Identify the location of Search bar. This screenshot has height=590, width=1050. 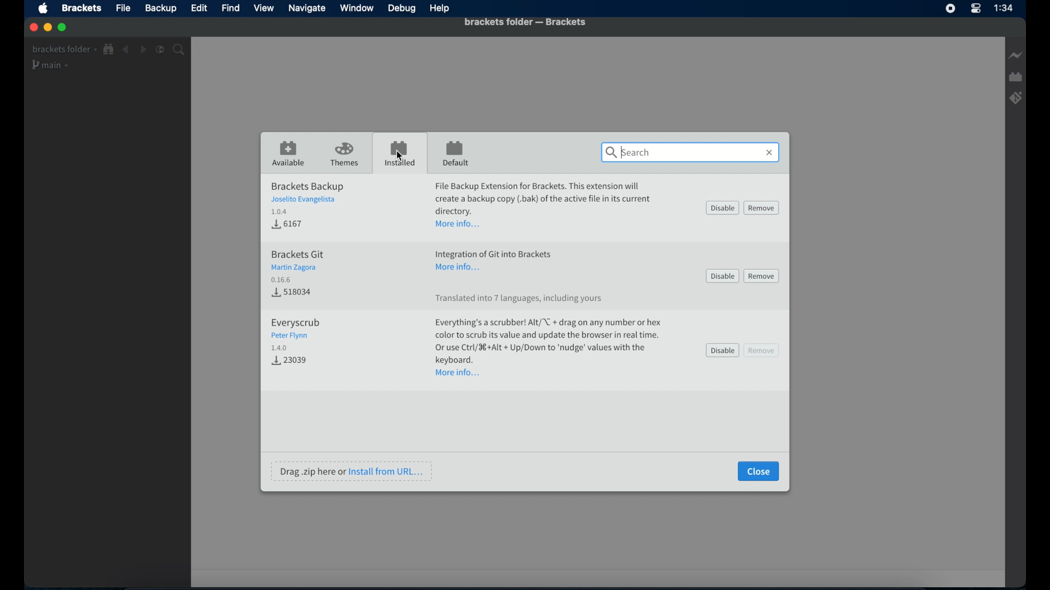
(179, 50).